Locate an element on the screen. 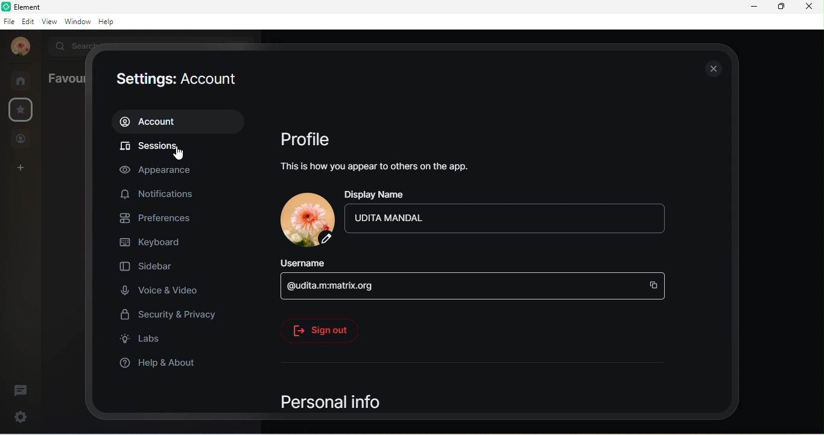 The height and width of the screenshot is (435, 824). this is how you appear to others on the app is located at coordinates (381, 166).